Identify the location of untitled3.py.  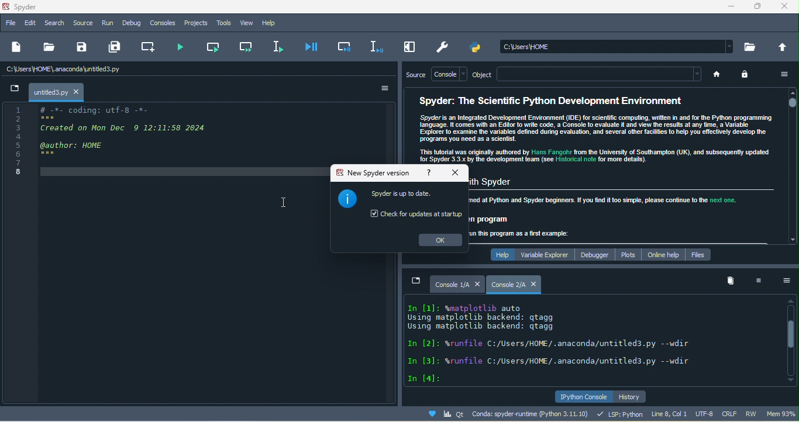
(49, 93).